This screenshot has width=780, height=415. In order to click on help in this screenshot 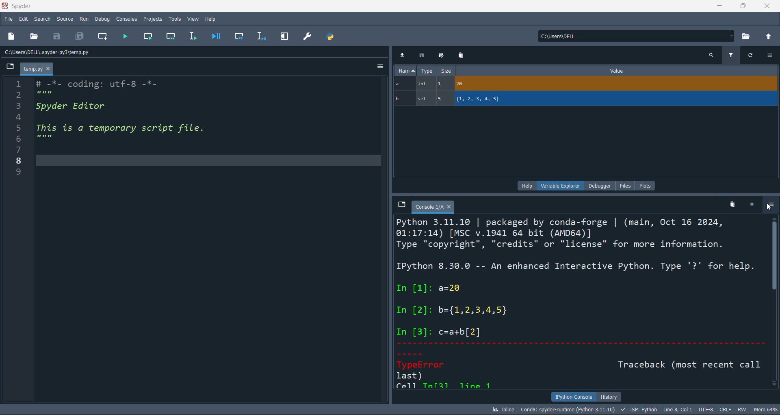, I will do `click(211, 17)`.